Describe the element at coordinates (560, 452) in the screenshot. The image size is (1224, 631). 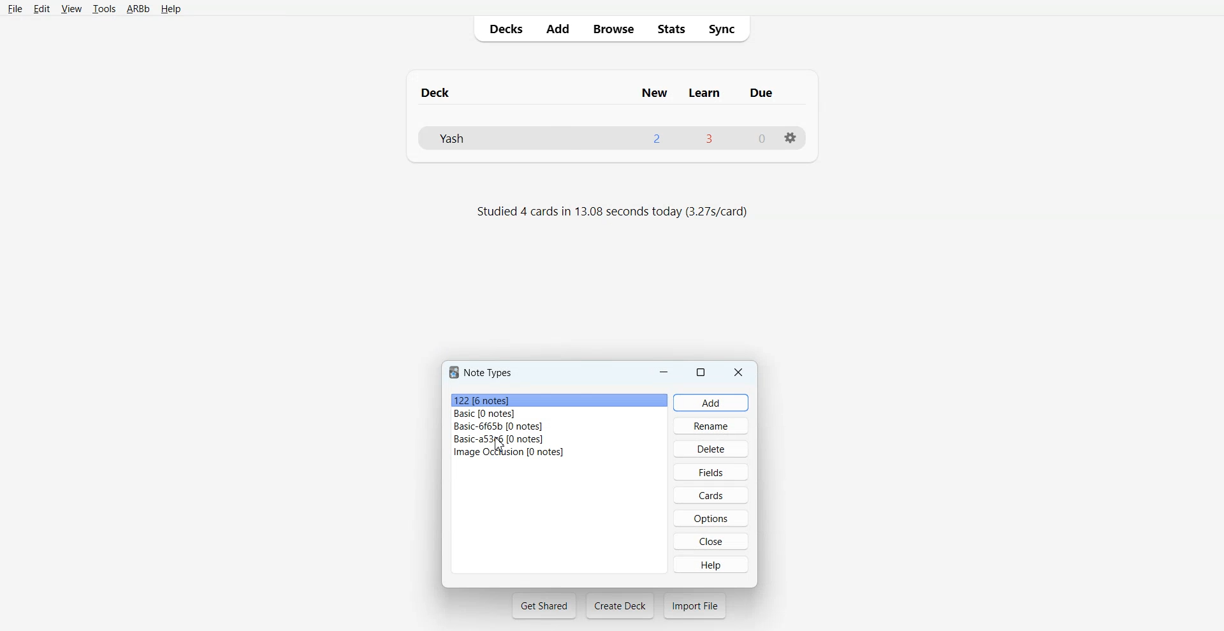
I see `Image Occusion [0 notes]` at that location.